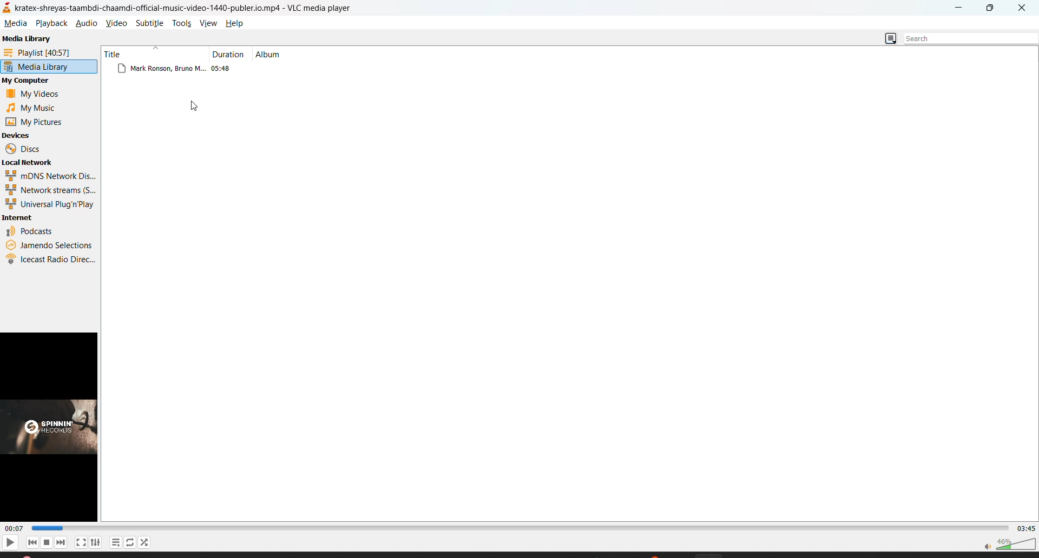  Describe the element at coordinates (38, 68) in the screenshot. I see `media library` at that location.